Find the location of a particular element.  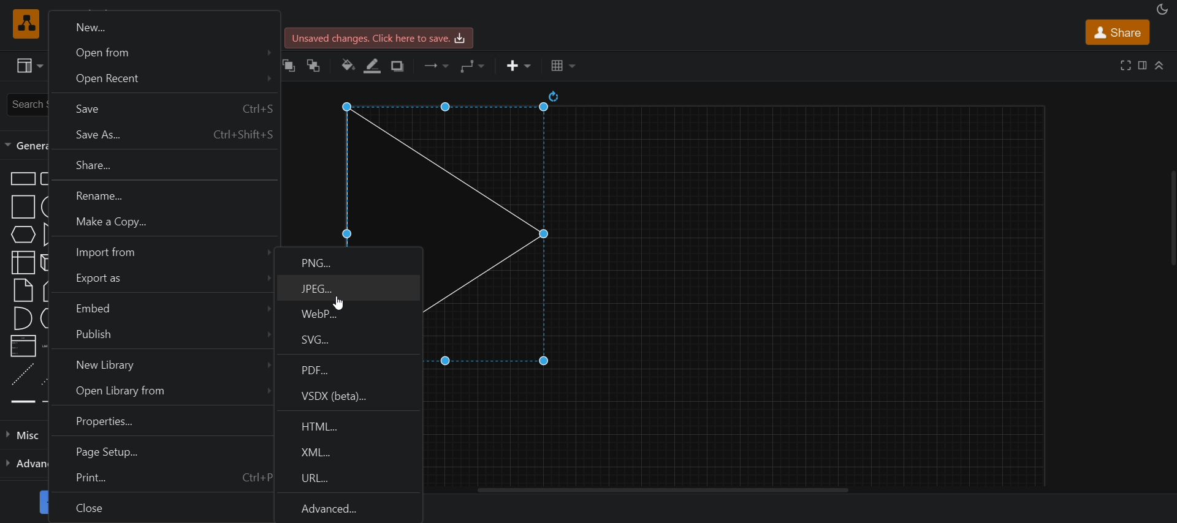

html is located at coordinates (351, 424).